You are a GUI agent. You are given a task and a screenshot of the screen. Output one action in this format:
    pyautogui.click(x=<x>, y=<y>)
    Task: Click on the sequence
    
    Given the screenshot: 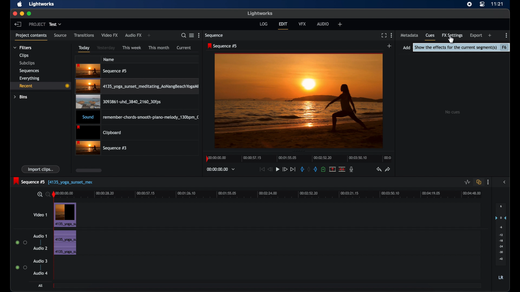 What is the action you would take?
    pyautogui.click(x=214, y=35)
    